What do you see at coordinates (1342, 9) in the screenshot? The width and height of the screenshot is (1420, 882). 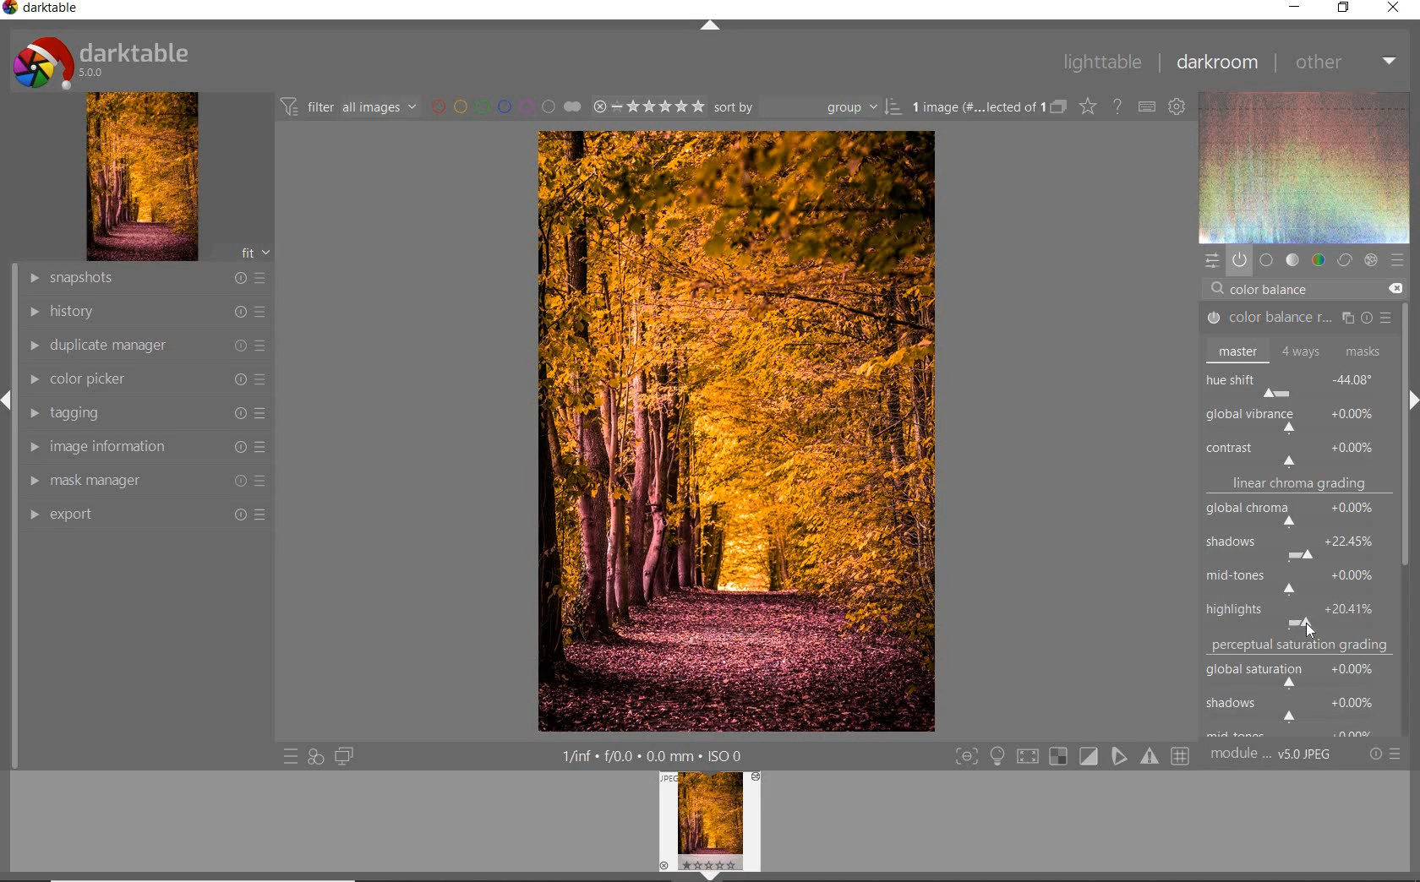 I see `restore` at bounding box center [1342, 9].